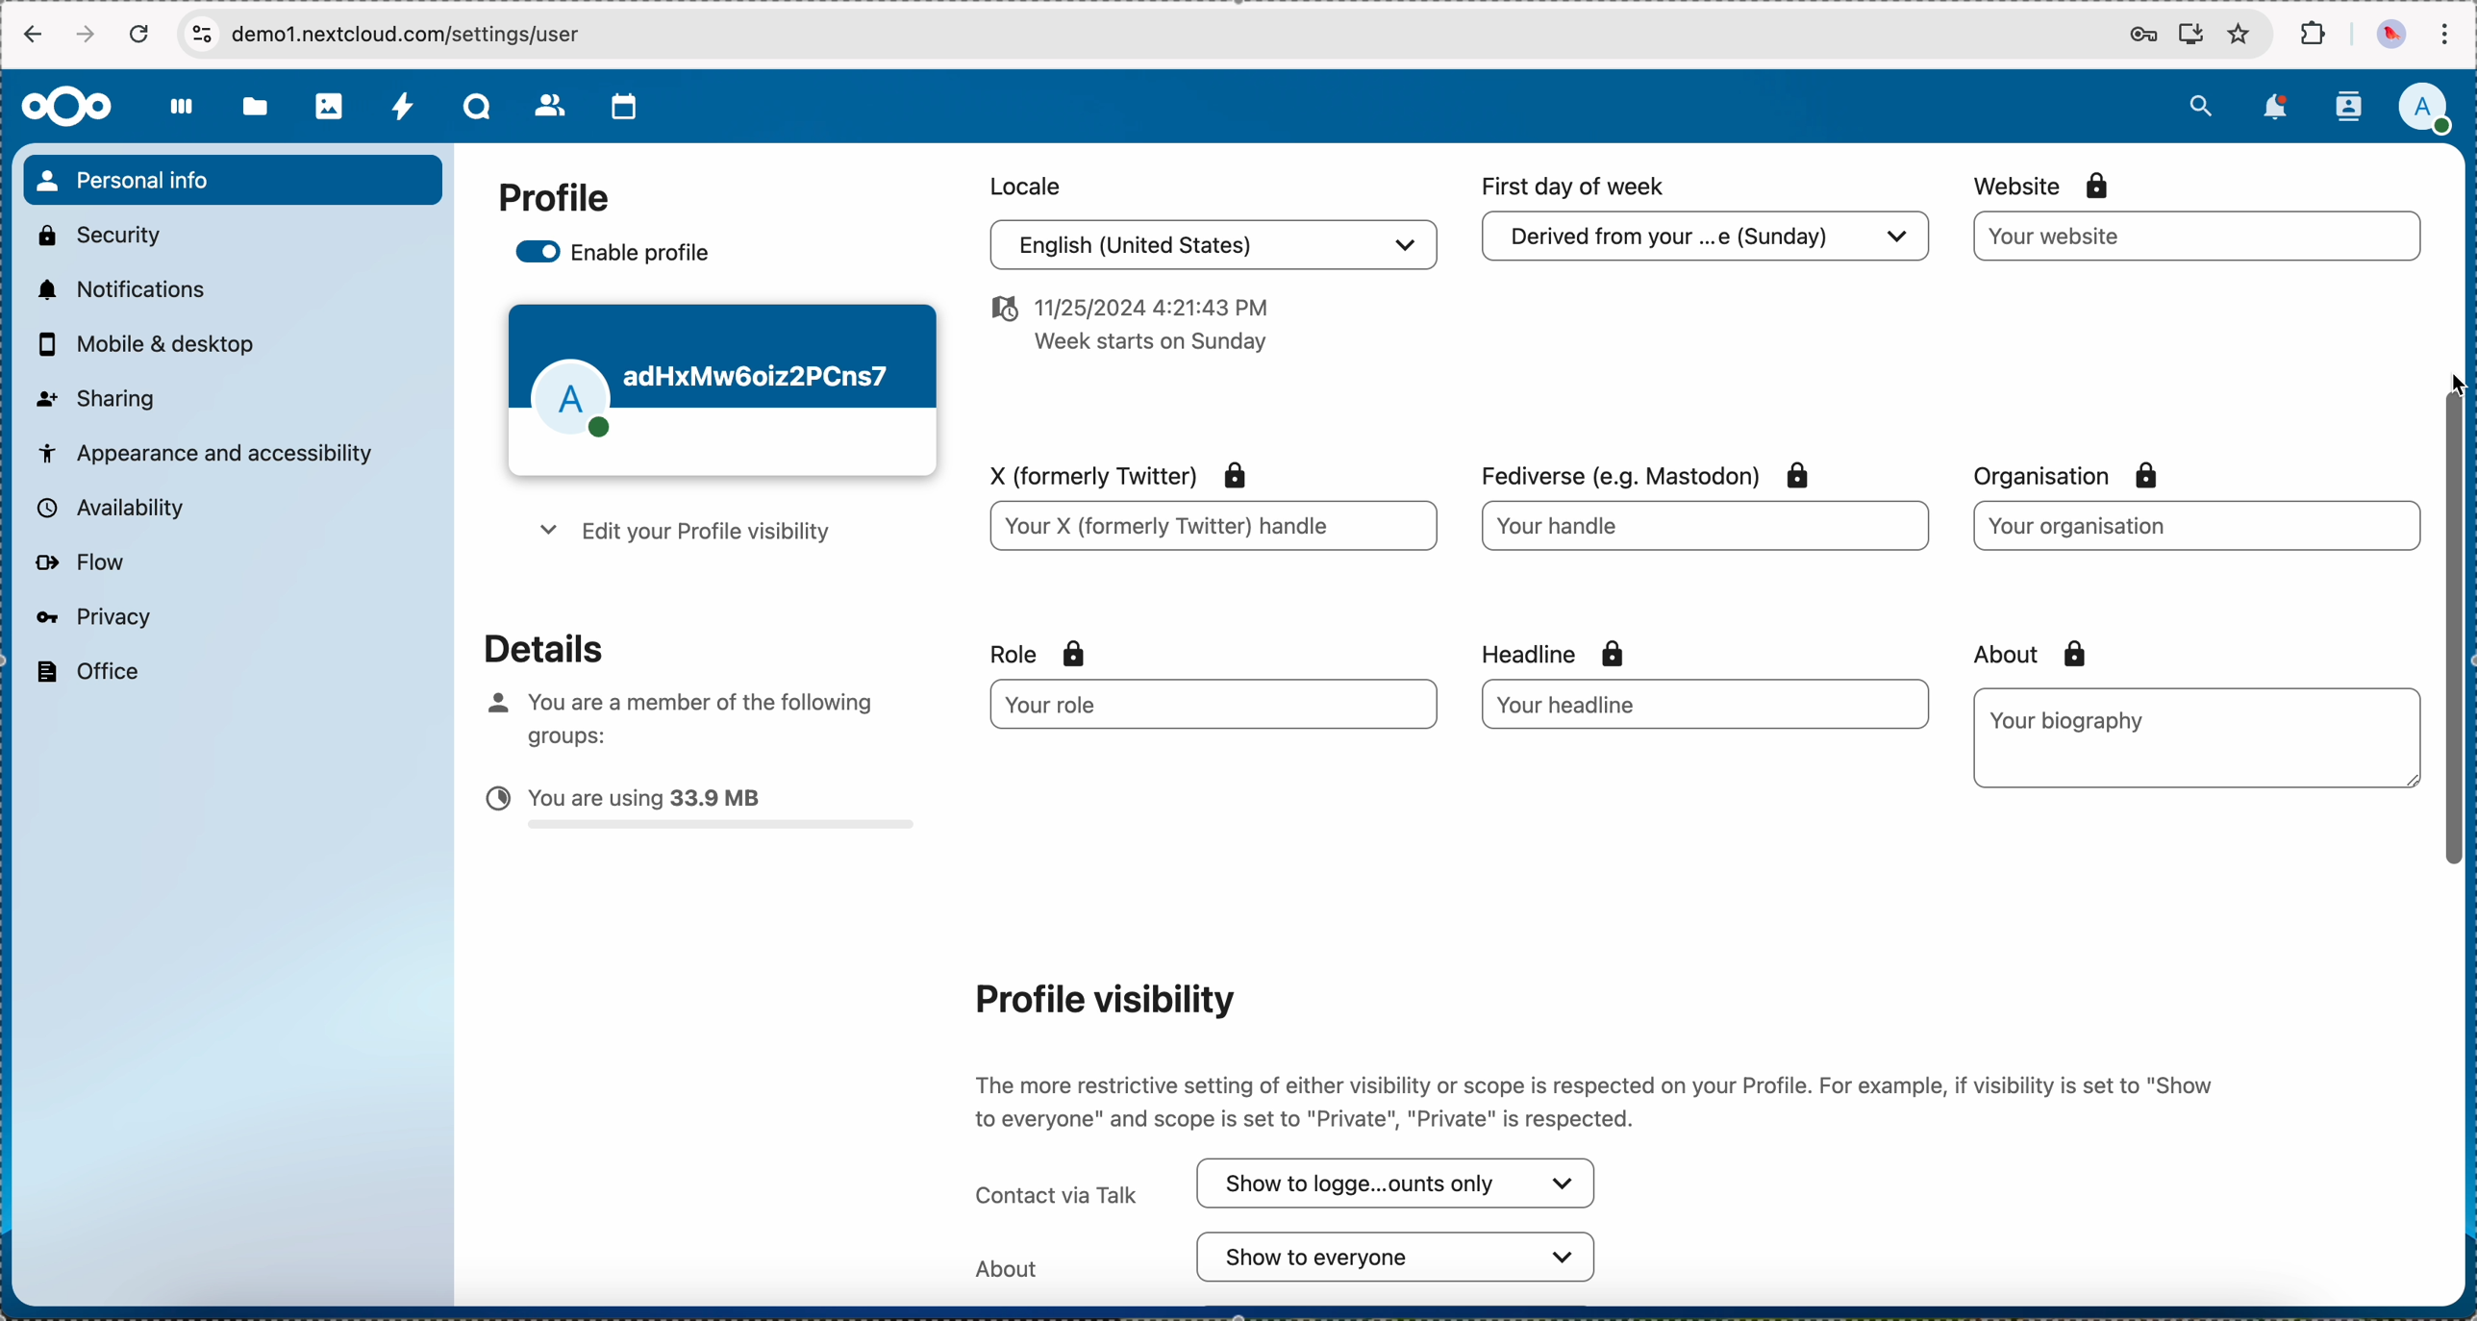  Describe the element at coordinates (2079, 476) in the screenshot. I see `organisation` at that location.